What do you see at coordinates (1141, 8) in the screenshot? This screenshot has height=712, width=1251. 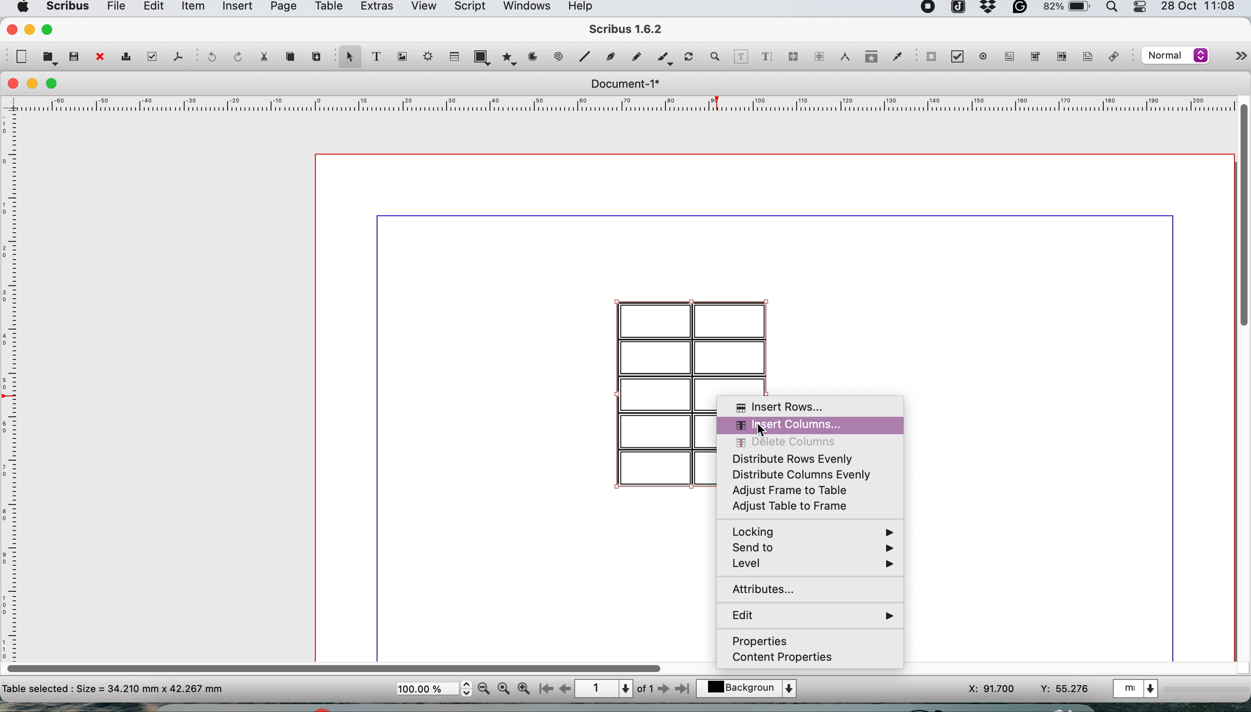 I see `control center` at bounding box center [1141, 8].